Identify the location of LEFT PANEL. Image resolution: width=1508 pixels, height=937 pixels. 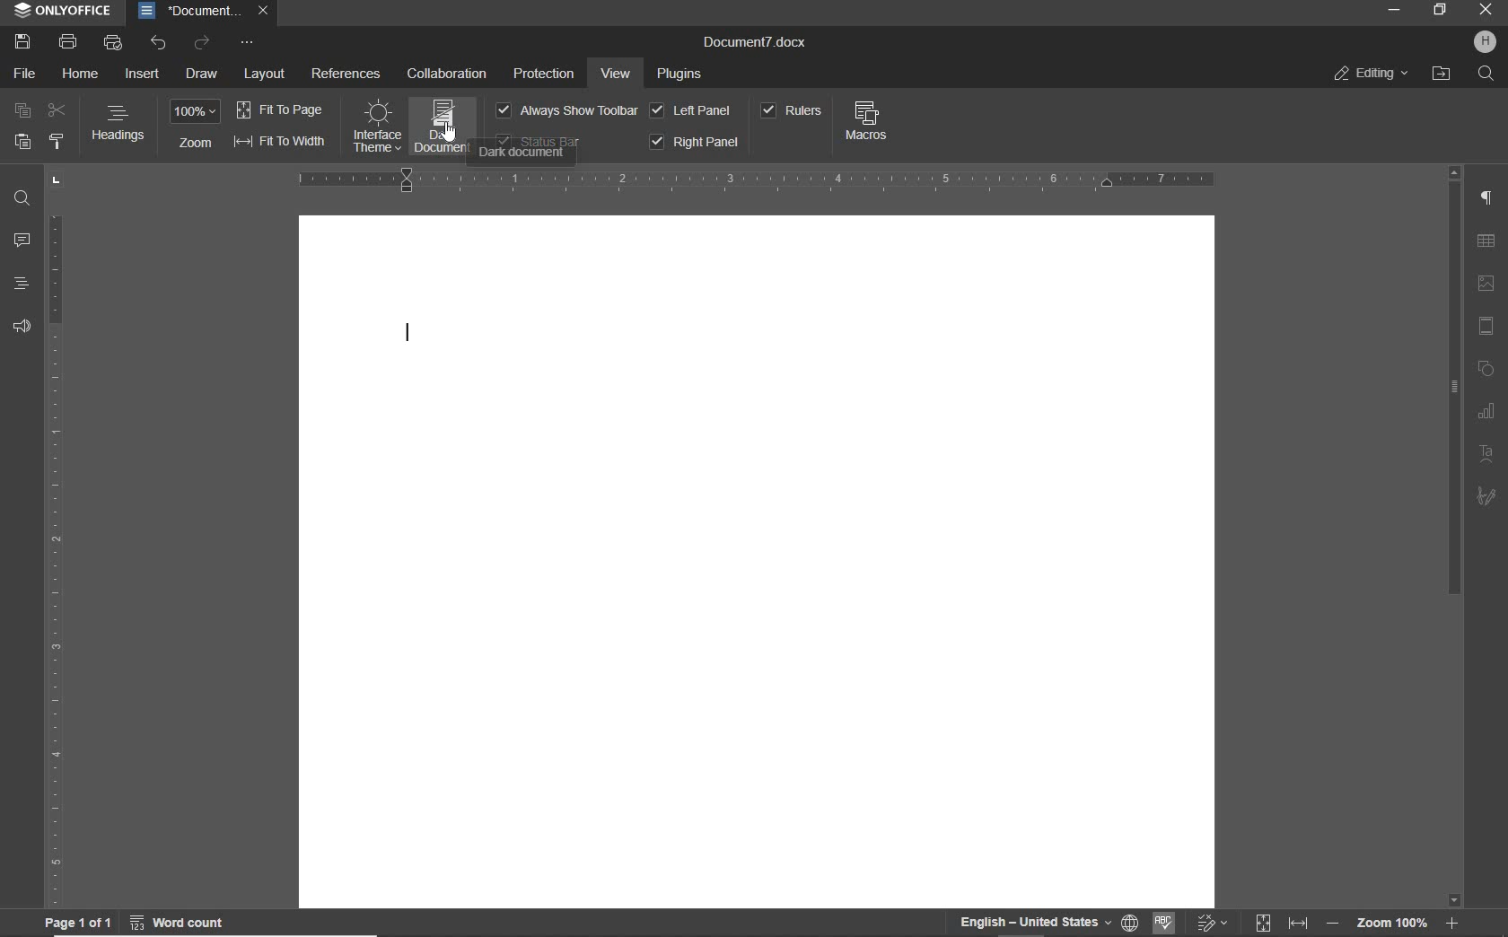
(692, 109).